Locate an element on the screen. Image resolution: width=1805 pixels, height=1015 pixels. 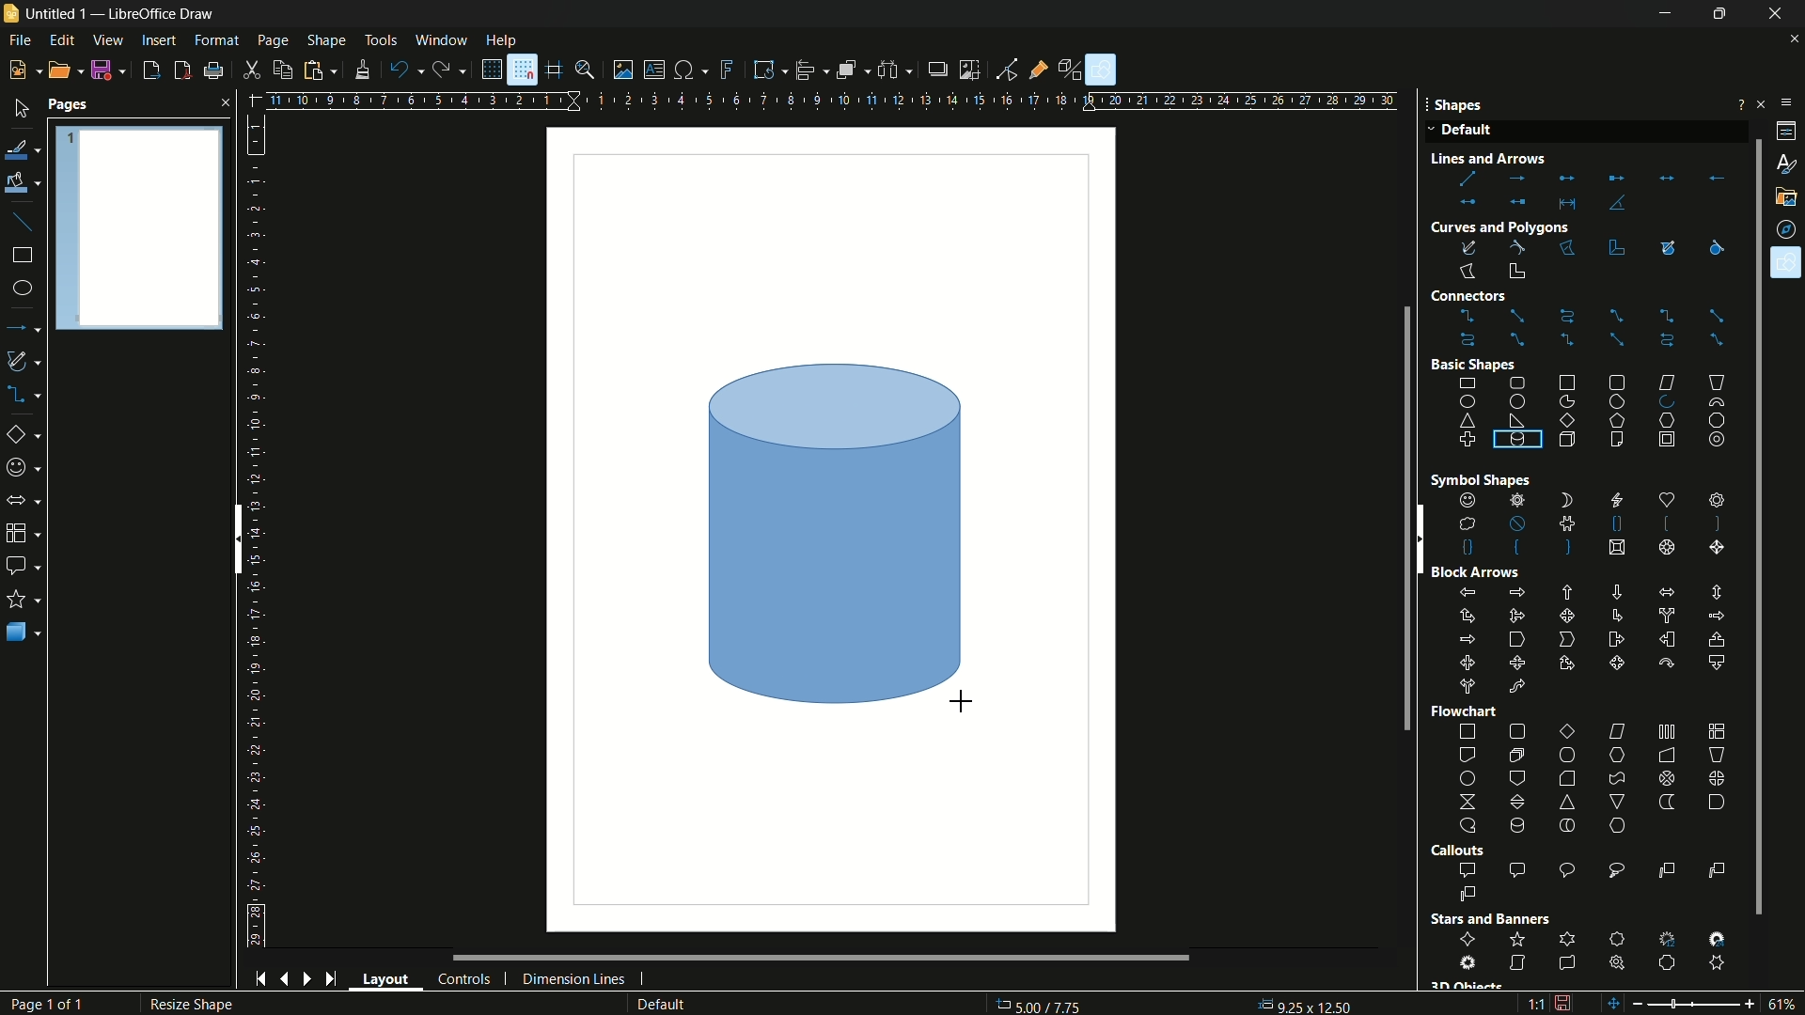
Pages is located at coordinates (139, 226).